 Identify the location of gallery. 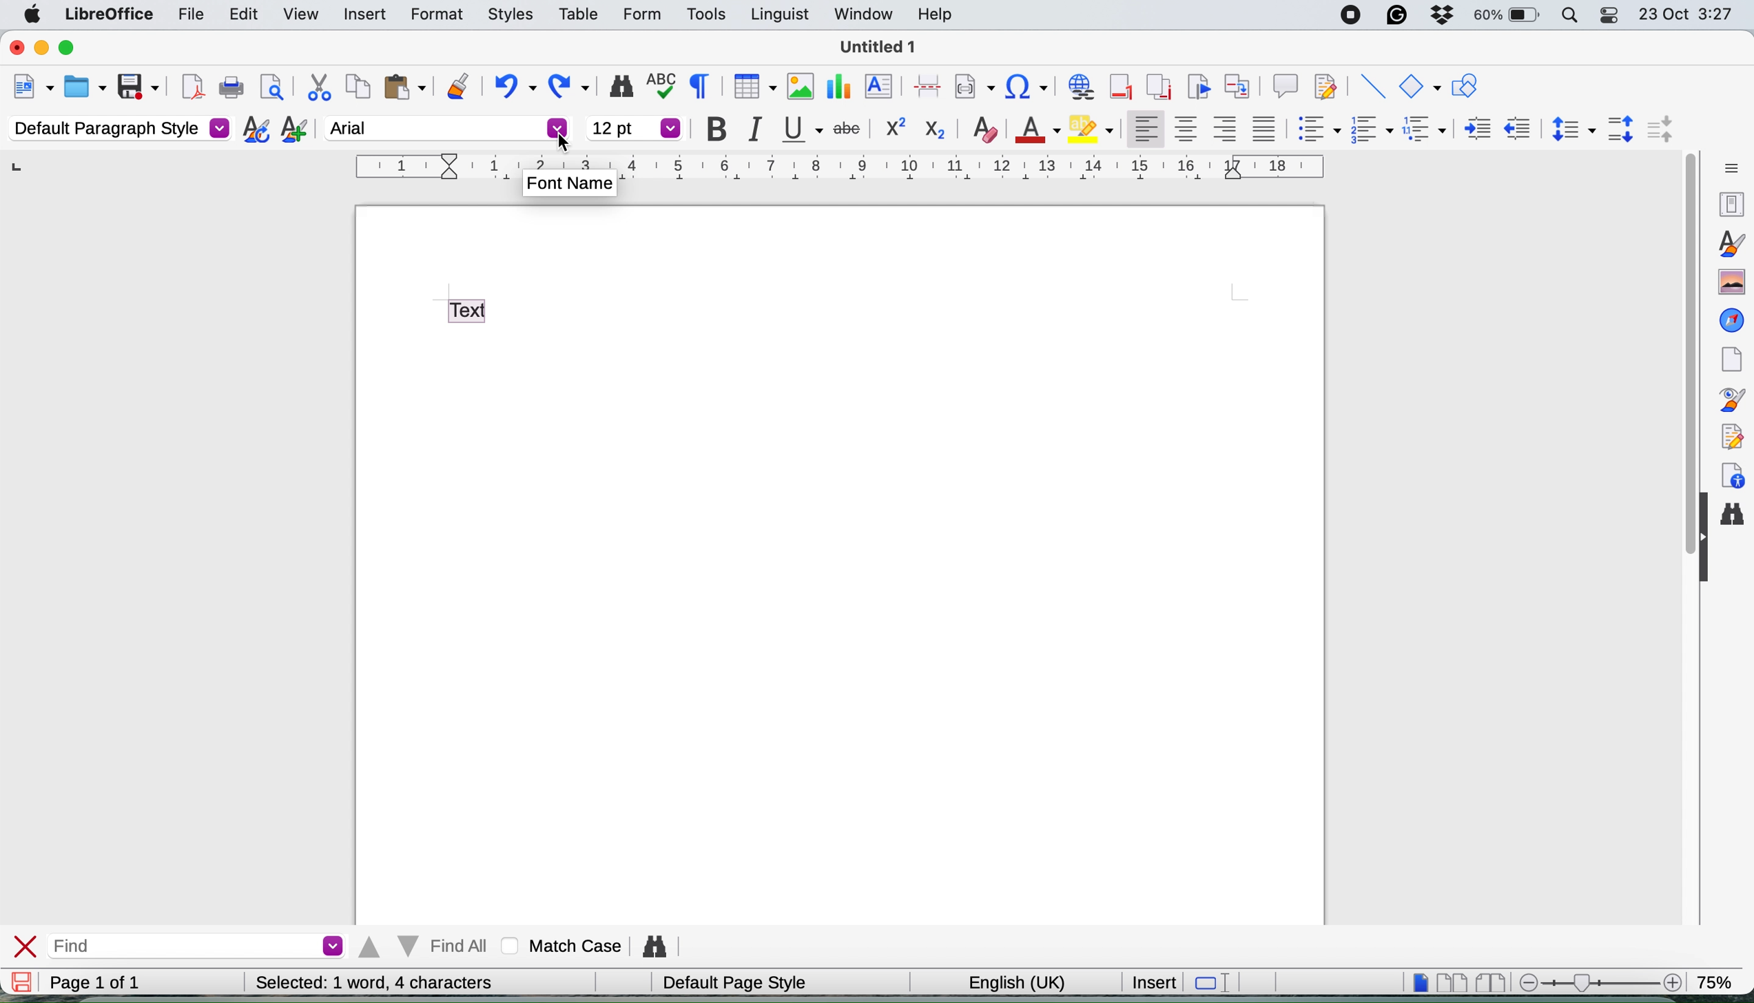
(1729, 282).